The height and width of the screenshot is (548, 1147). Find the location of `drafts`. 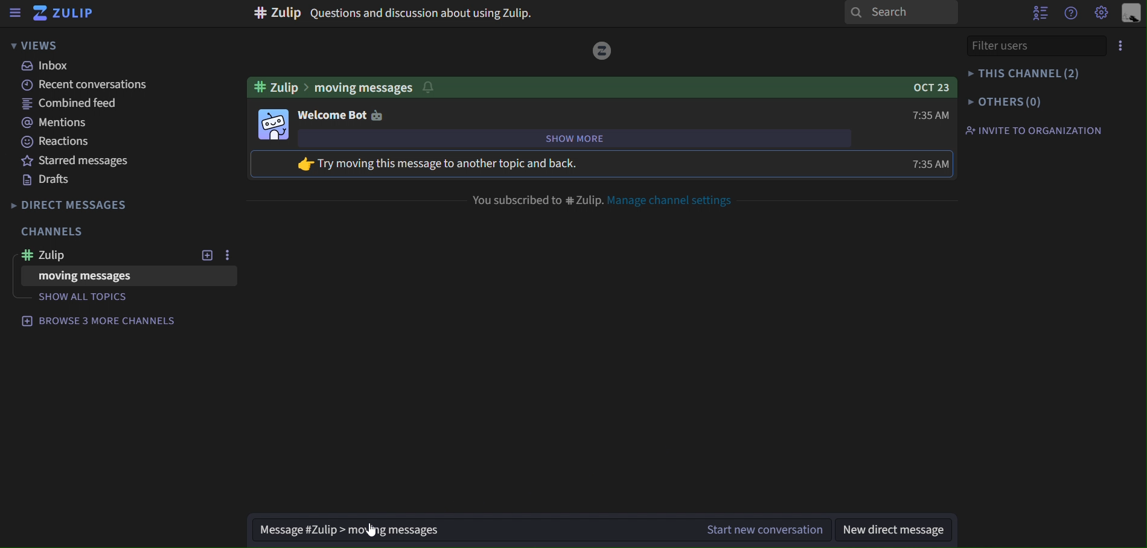

drafts is located at coordinates (53, 180).